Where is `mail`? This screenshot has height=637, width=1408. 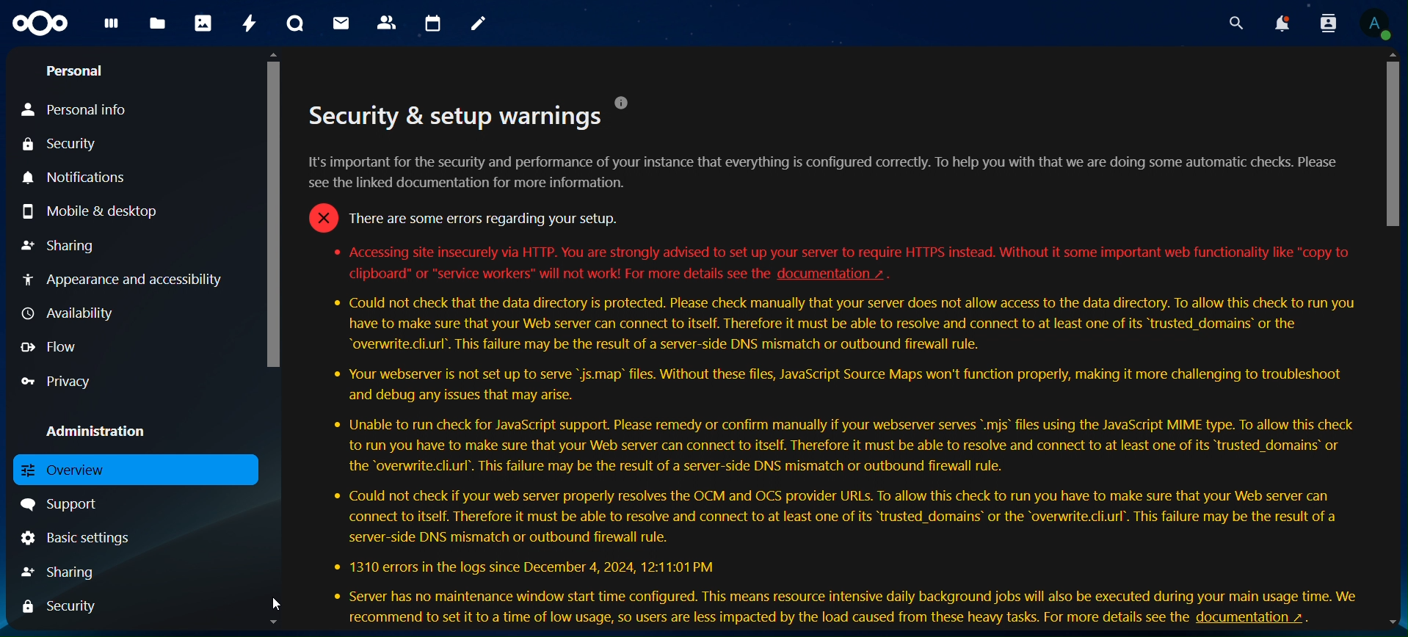 mail is located at coordinates (340, 23).